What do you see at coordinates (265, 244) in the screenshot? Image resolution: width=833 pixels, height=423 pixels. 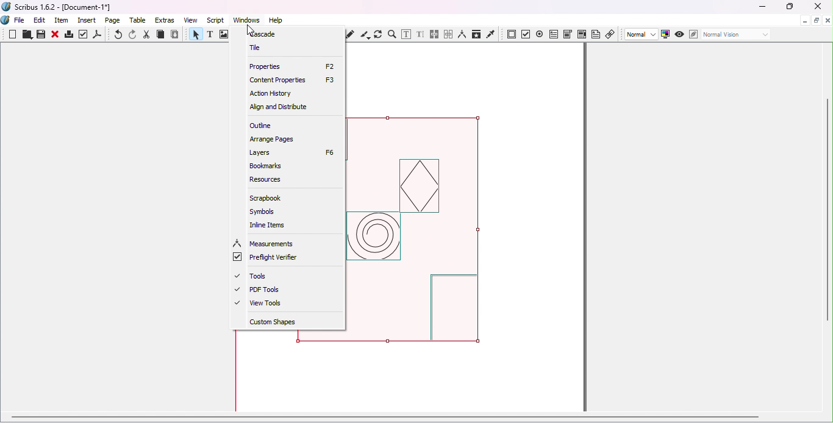 I see `Measurements` at bounding box center [265, 244].